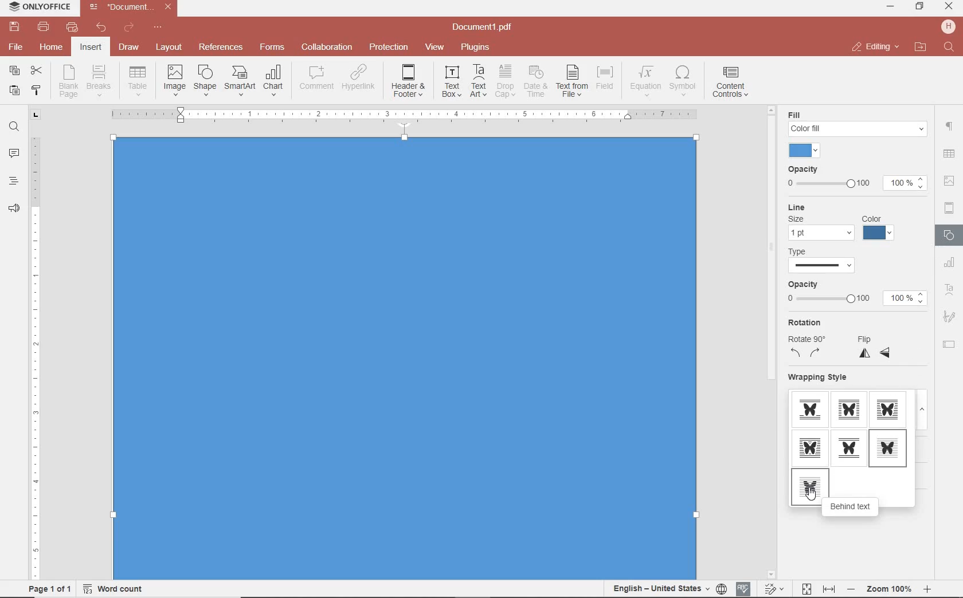 Image resolution: width=963 pixels, height=598 pixels. Describe the element at coordinates (128, 29) in the screenshot. I see `redo` at that location.